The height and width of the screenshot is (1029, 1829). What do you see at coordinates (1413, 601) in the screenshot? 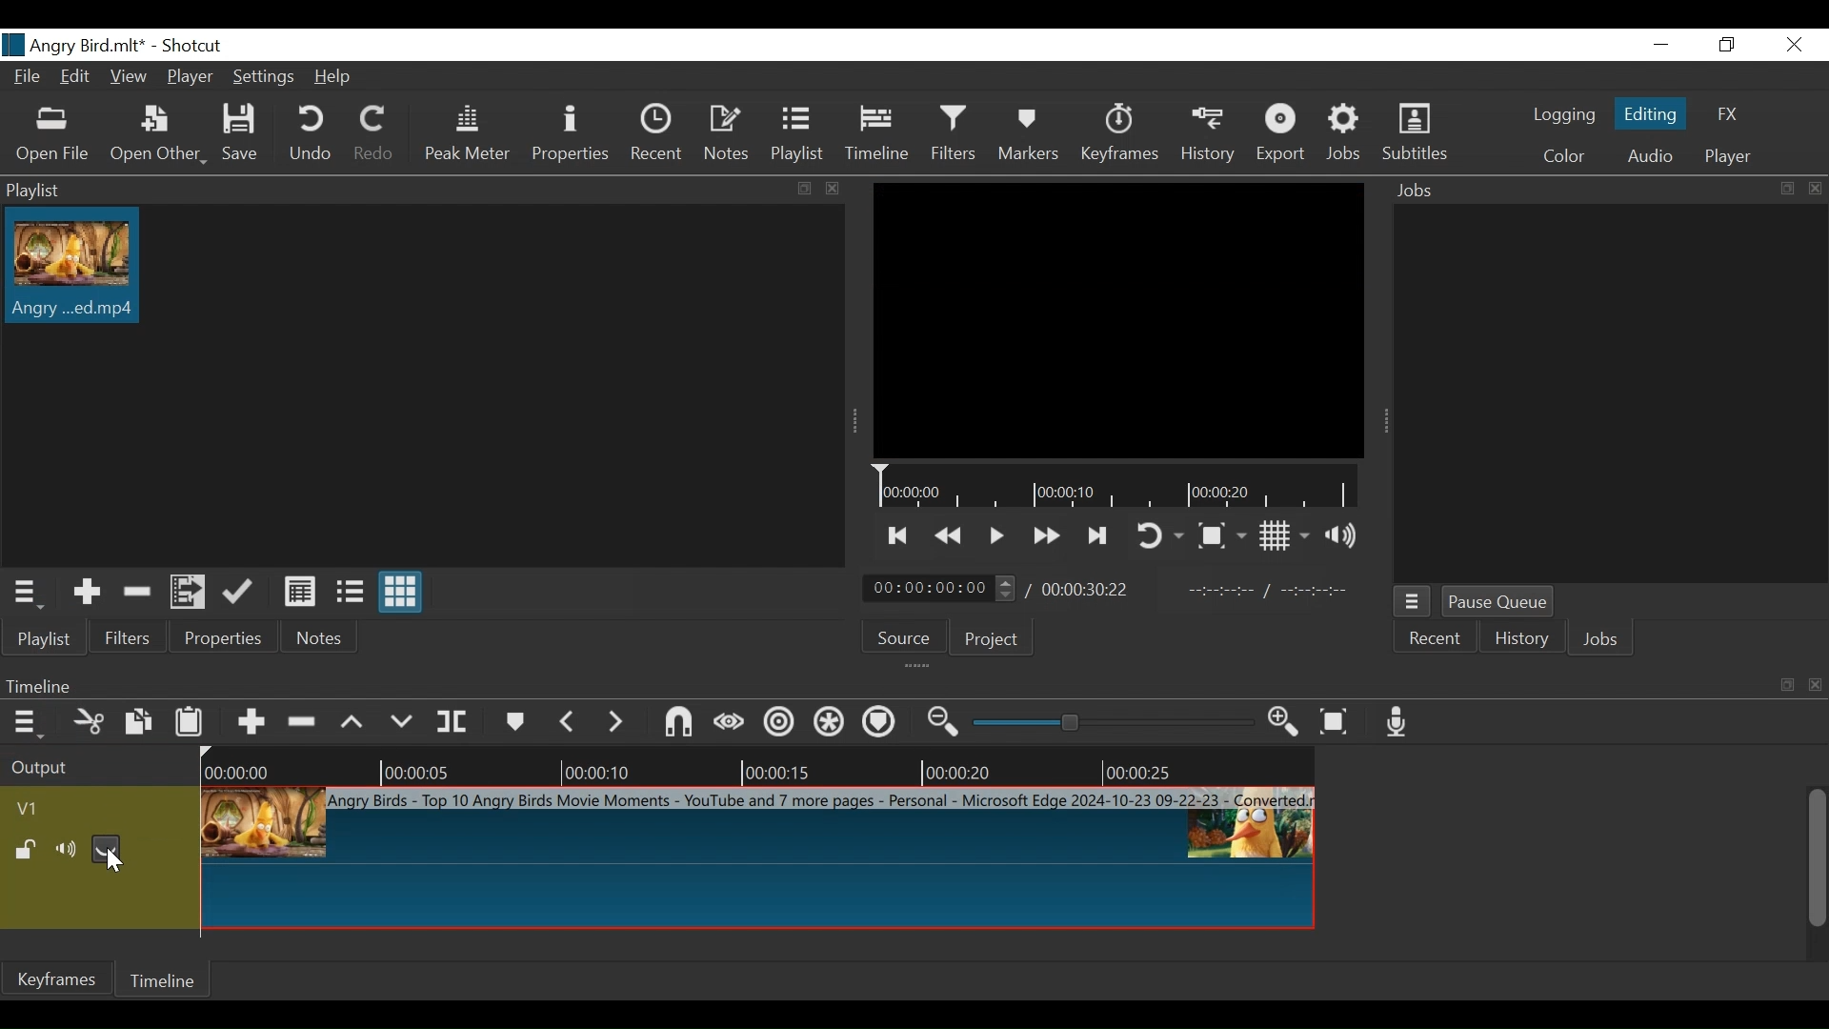
I see `Jobs menu` at bounding box center [1413, 601].